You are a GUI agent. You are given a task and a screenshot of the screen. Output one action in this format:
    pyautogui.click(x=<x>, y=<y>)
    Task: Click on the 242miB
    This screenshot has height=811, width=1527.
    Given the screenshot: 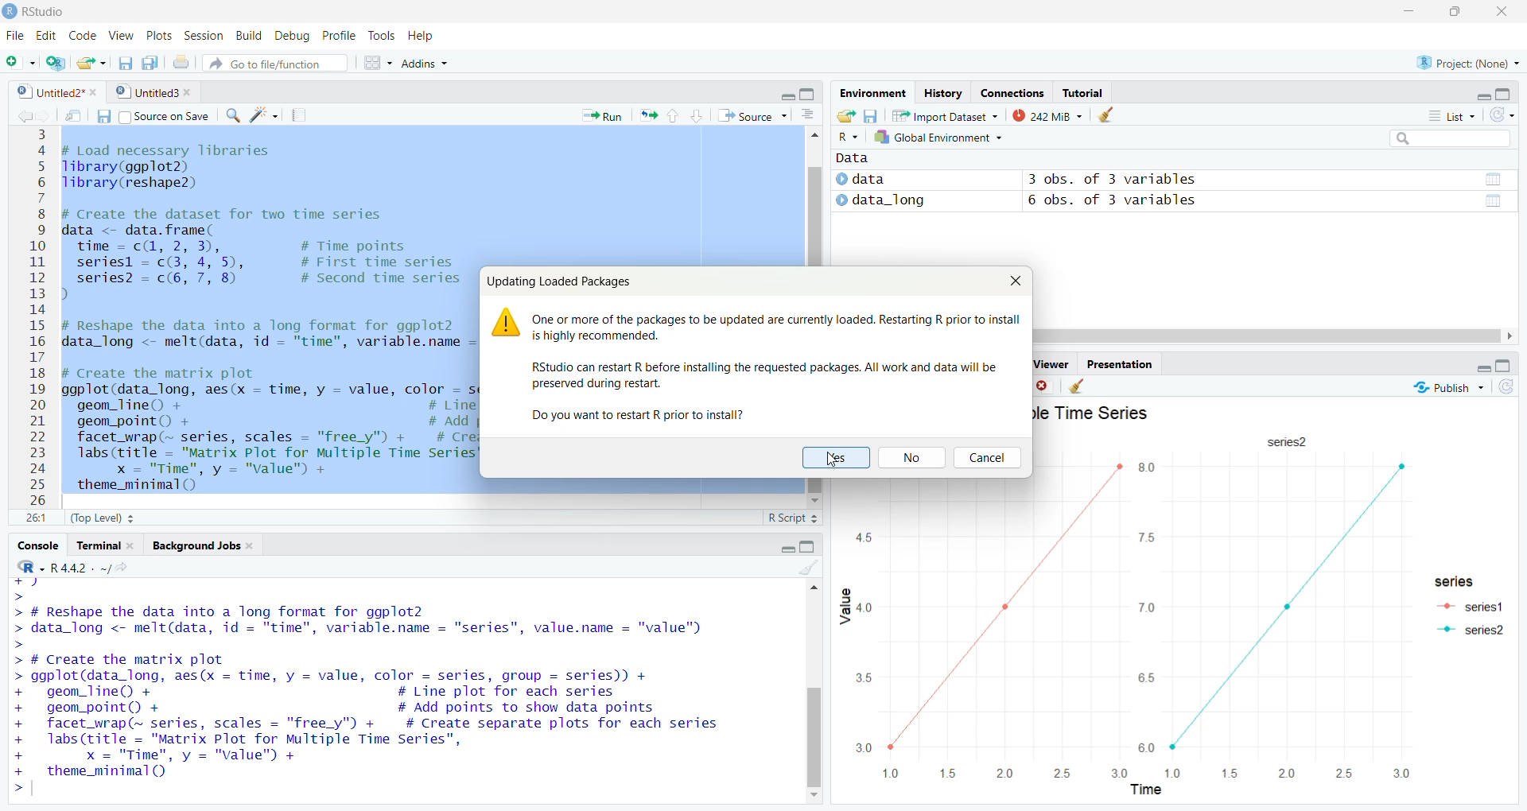 What is the action you would take?
    pyautogui.click(x=1047, y=114)
    